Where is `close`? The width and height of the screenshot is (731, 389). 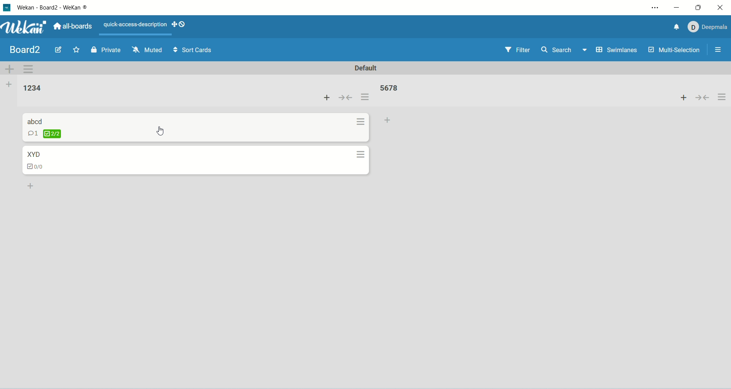 close is located at coordinates (717, 8).